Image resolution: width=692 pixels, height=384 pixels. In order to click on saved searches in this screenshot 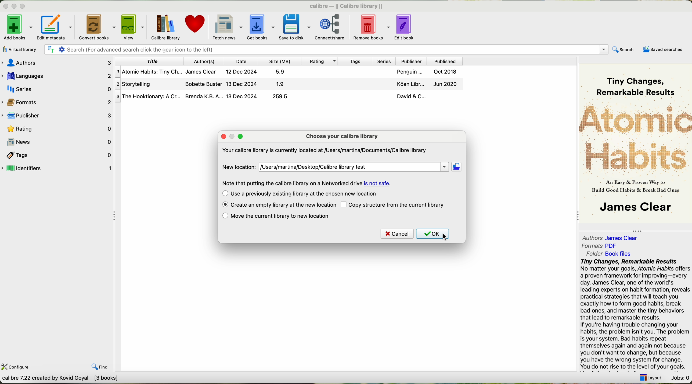, I will do `click(664, 49)`.